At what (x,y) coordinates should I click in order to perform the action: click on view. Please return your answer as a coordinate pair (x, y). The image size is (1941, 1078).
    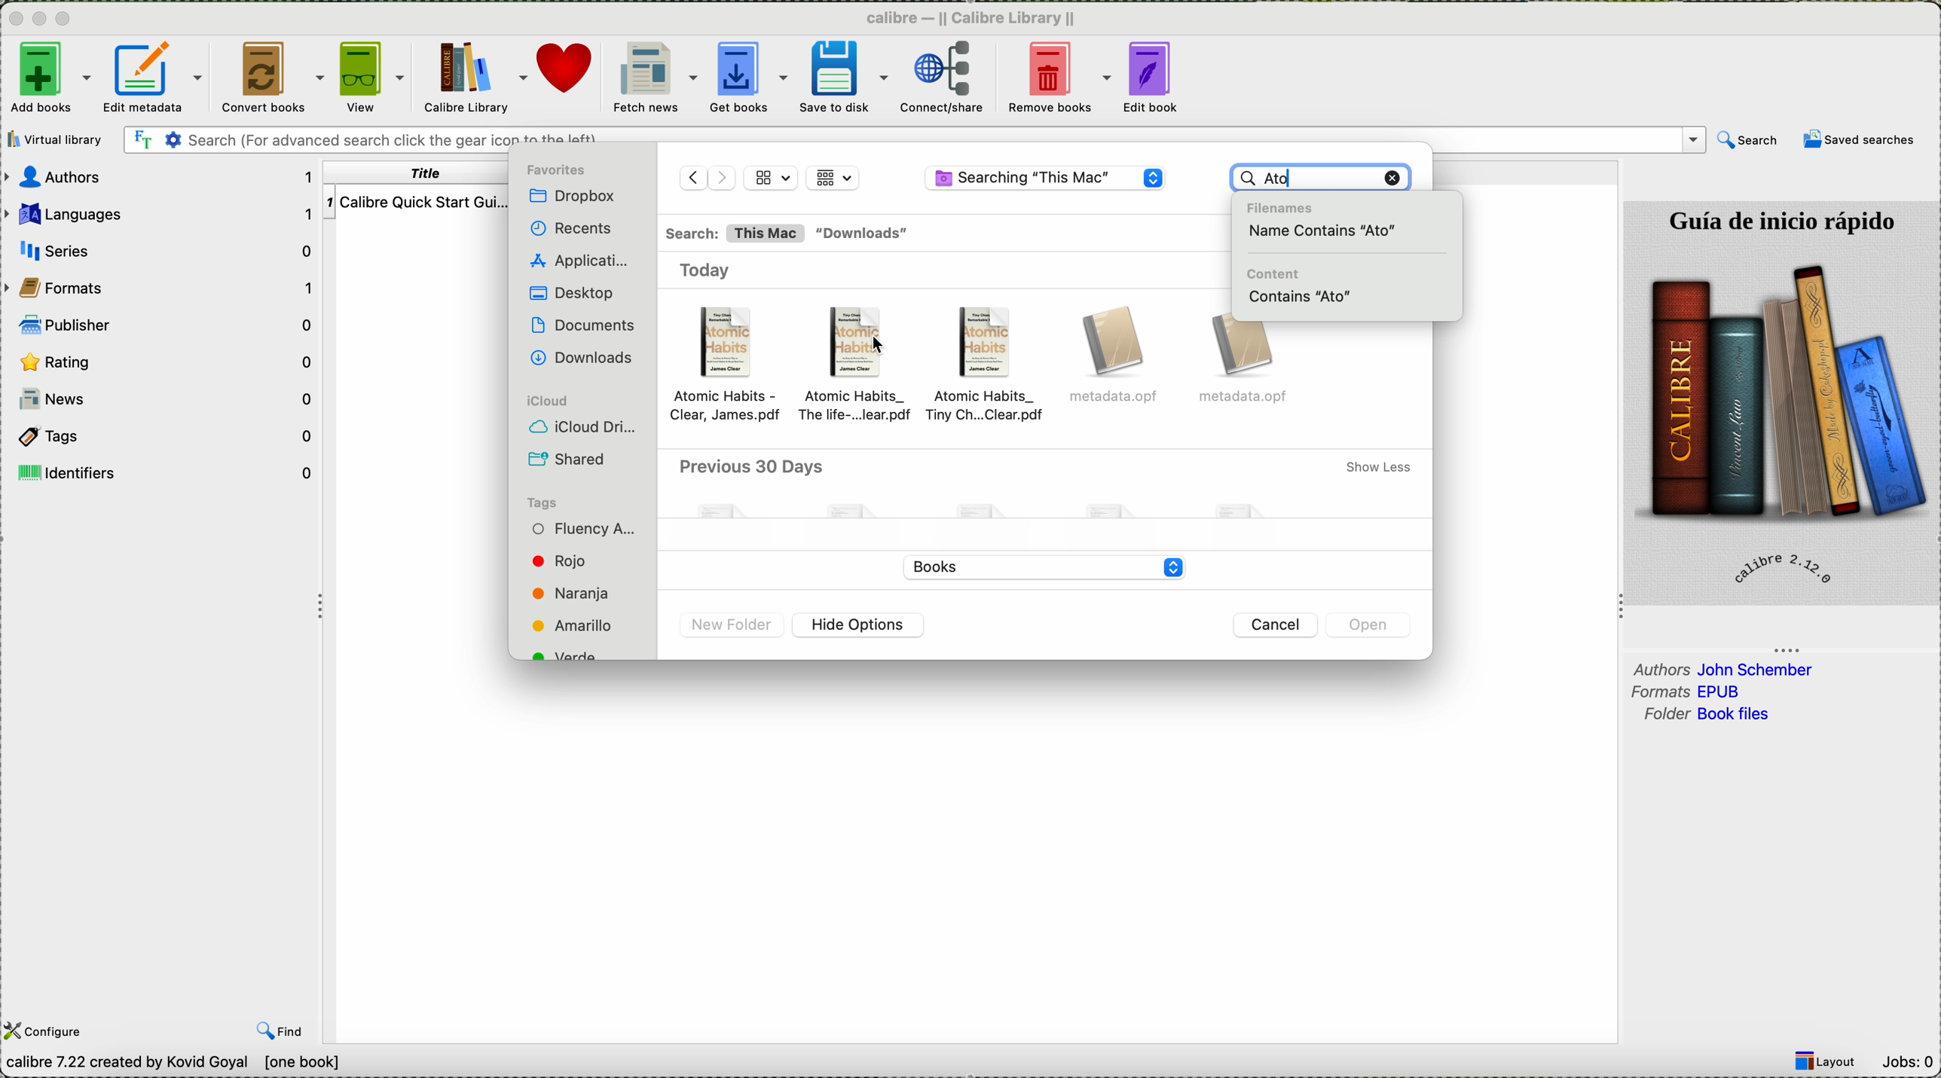
    Looking at the image, I should click on (370, 78).